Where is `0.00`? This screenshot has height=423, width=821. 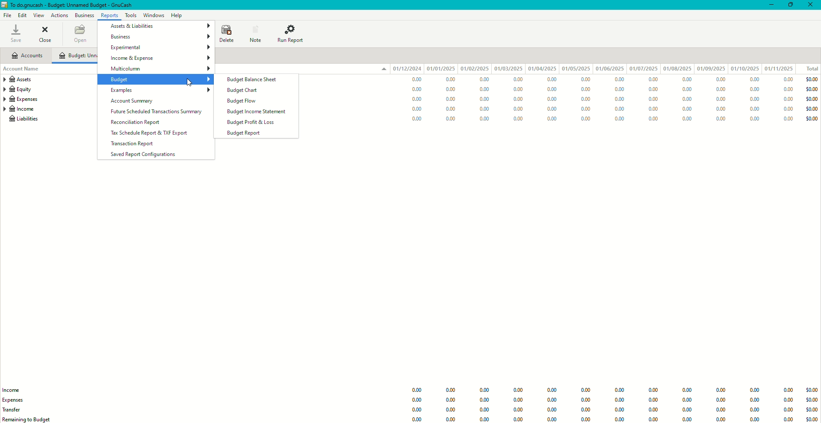
0.00 is located at coordinates (724, 118).